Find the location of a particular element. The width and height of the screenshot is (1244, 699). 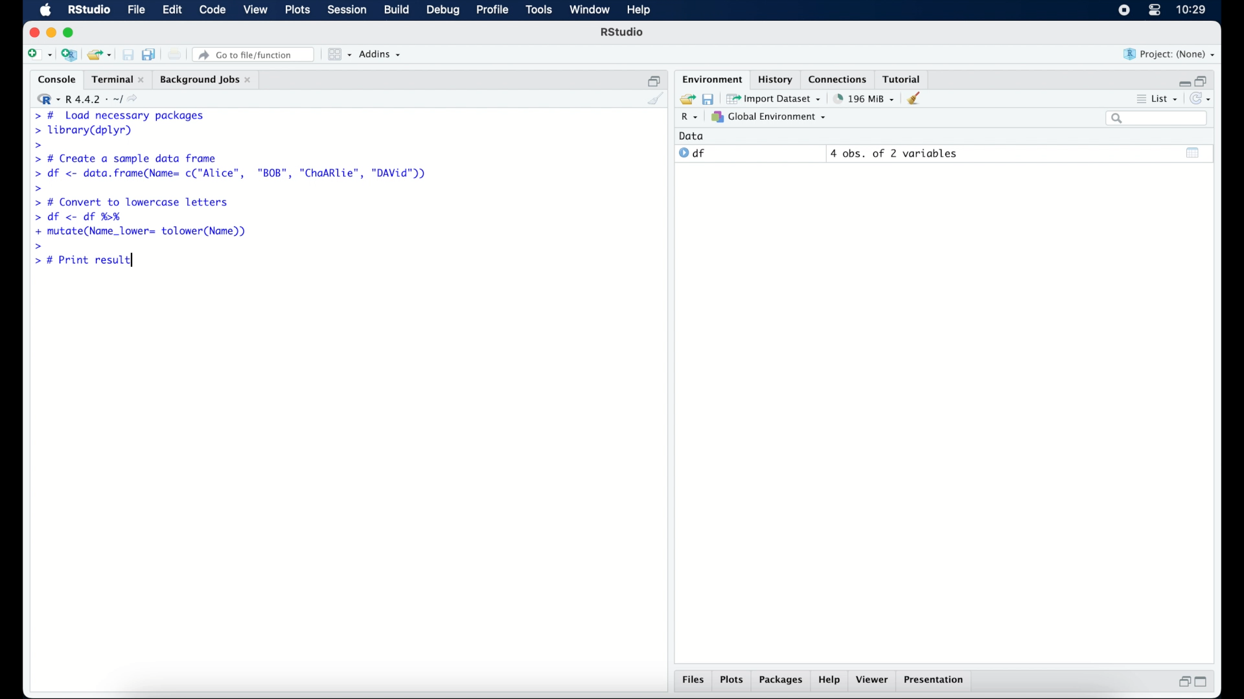

screen recorder icon is located at coordinates (1123, 10).